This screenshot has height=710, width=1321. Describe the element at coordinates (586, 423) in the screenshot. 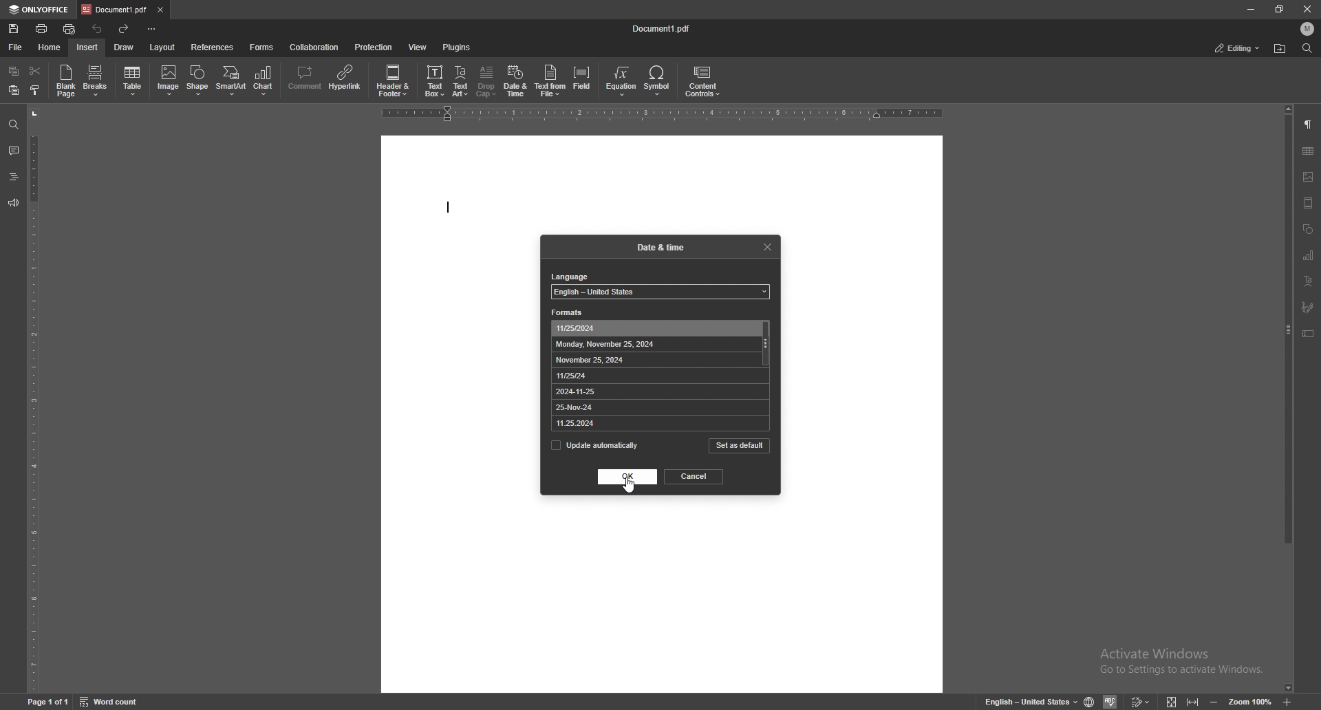

I see `date format` at that location.